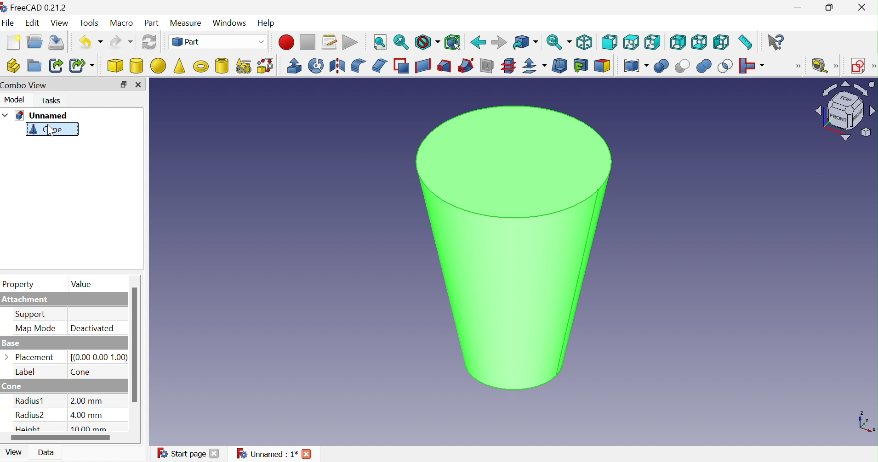 This screenshot has height=462, width=878. What do you see at coordinates (58, 42) in the screenshot?
I see `Save` at bounding box center [58, 42].